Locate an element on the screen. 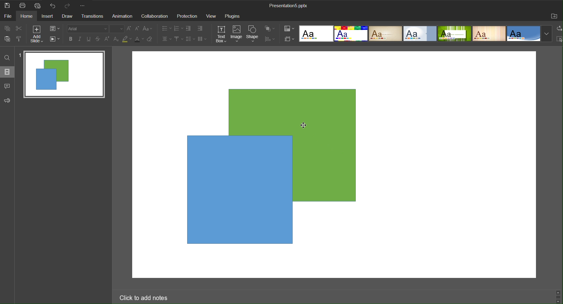 Image resolution: width=563 pixels, height=304 pixels. Transitions is located at coordinates (94, 16).